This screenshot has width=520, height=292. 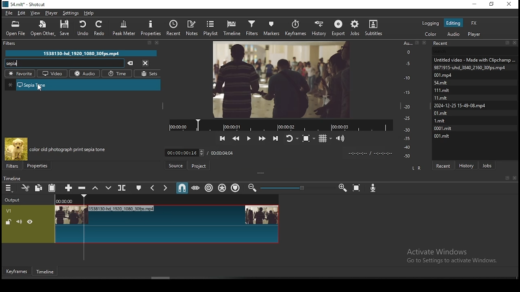 What do you see at coordinates (63, 202) in the screenshot?
I see `00:00:00` at bounding box center [63, 202].